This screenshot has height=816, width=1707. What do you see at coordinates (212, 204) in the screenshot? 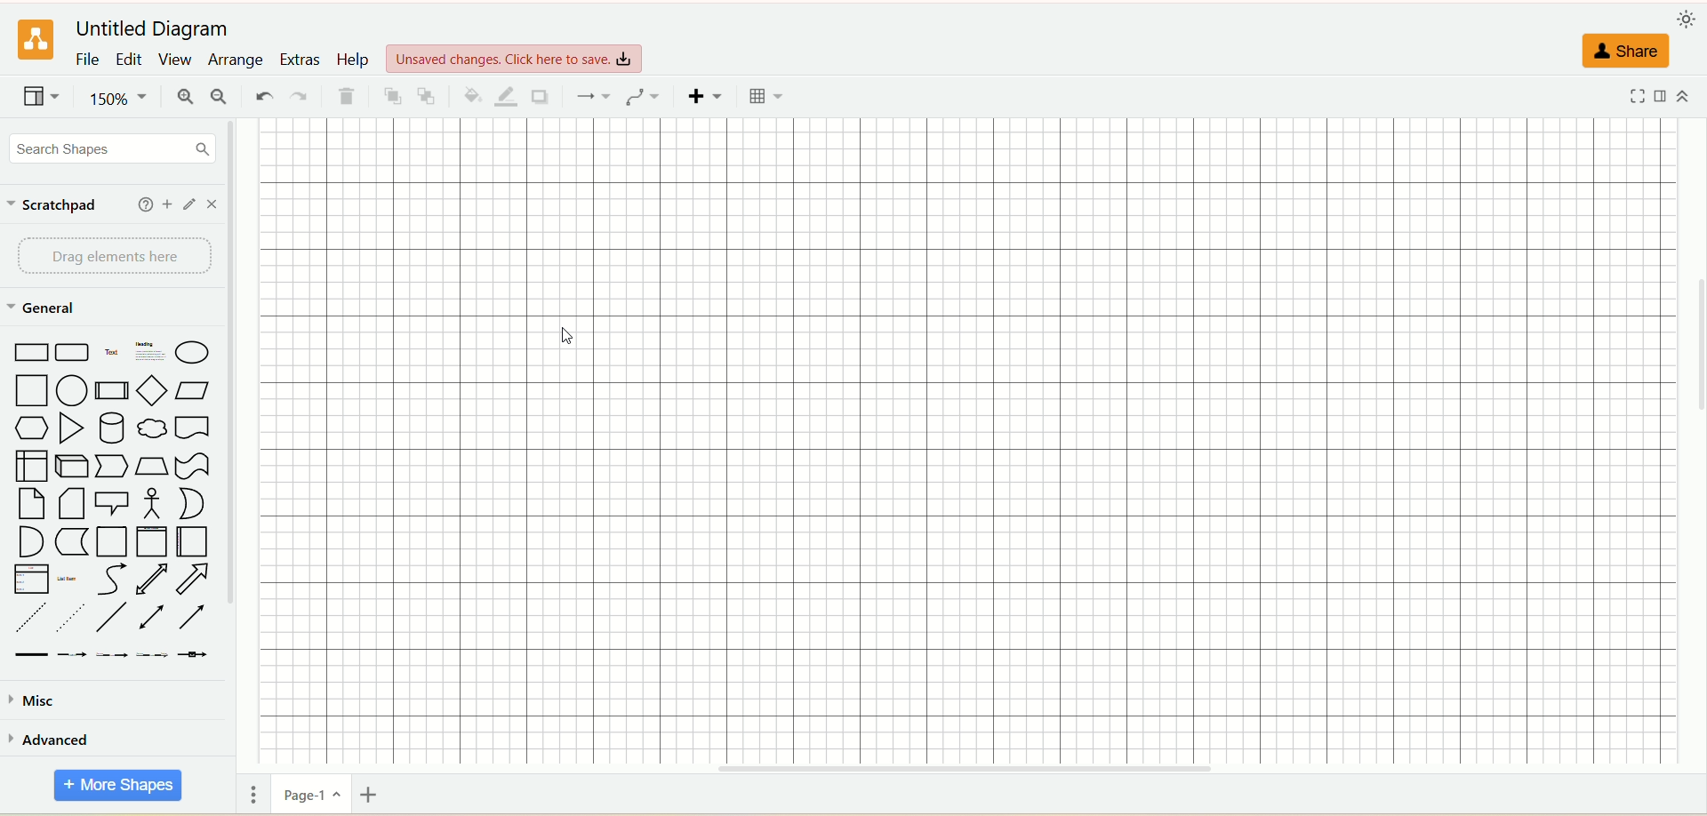
I see `close` at bounding box center [212, 204].